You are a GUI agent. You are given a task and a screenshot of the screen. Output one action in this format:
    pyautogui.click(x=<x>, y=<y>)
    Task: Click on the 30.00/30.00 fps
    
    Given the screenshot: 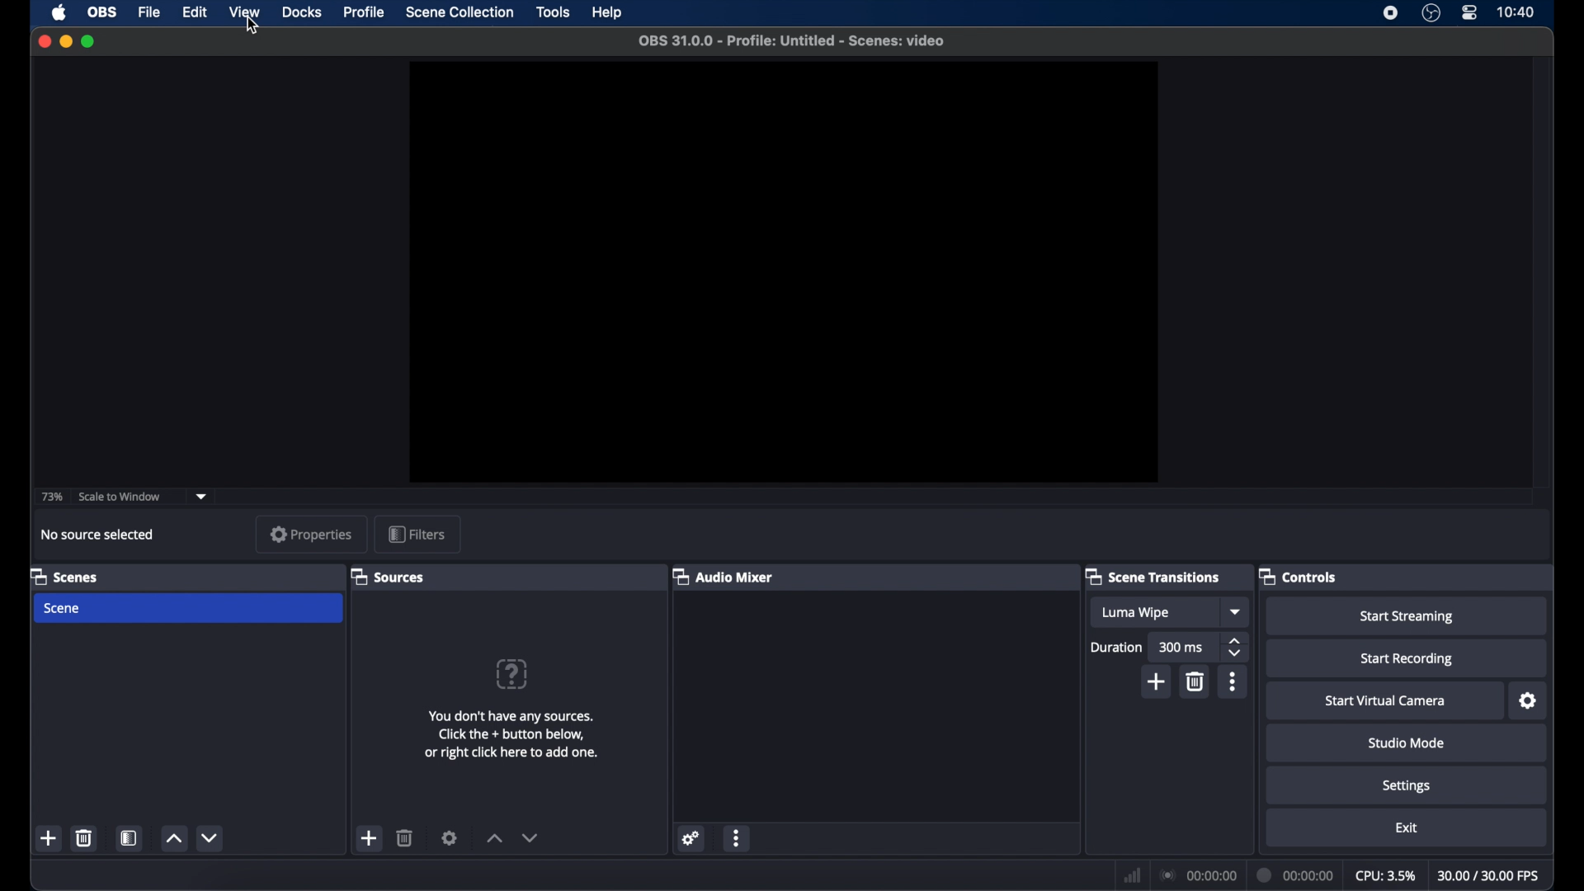 What is the action you would take?
    pyautogui.click(x=1488, y=874)
    